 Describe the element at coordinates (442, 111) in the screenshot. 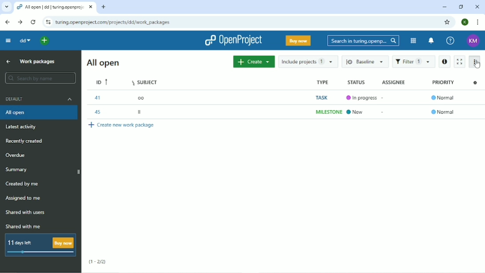

I see `Normal` at that location.